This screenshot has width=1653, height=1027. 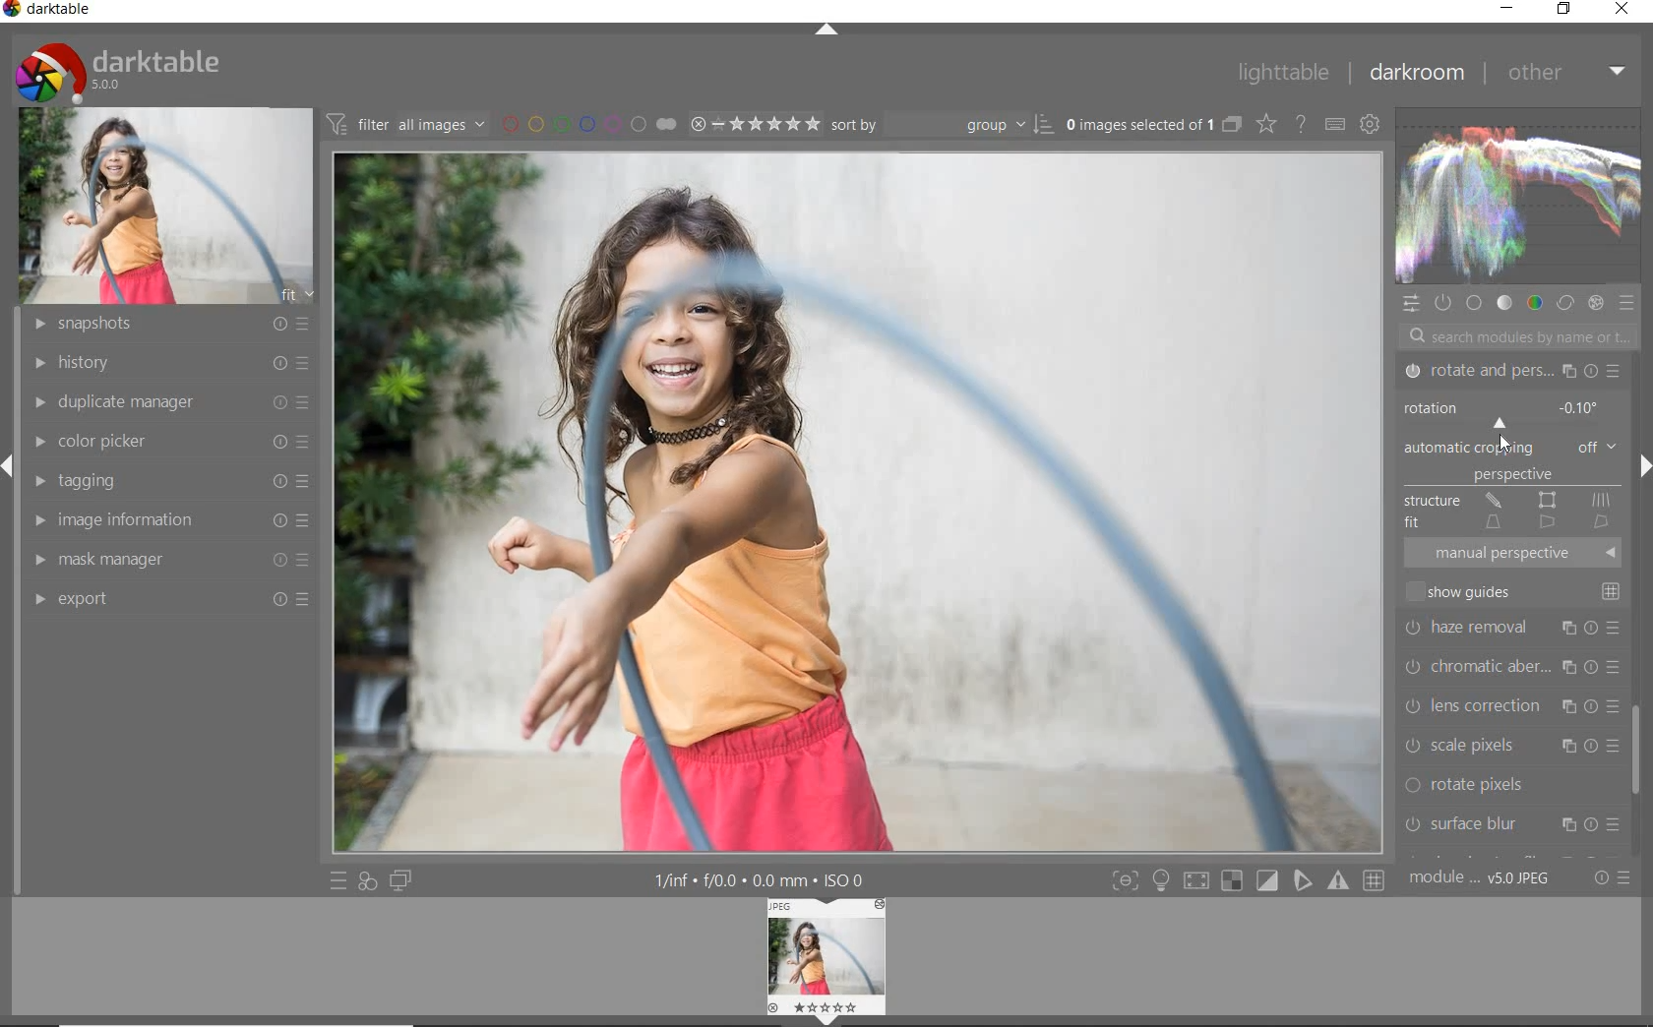 I want to click on duplicate manager, so click(x=172, y=402).